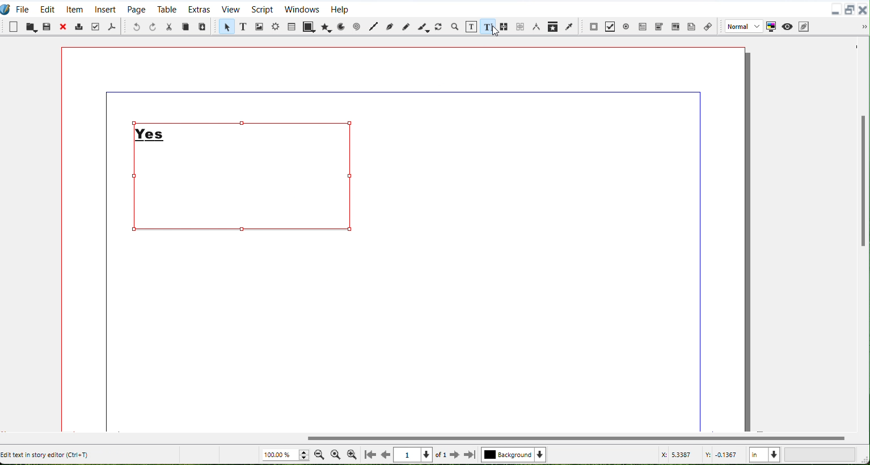  What do you see at coordinates (202, 26) in the screenshot?
I see `Paste` at bounding box center [202, 26].